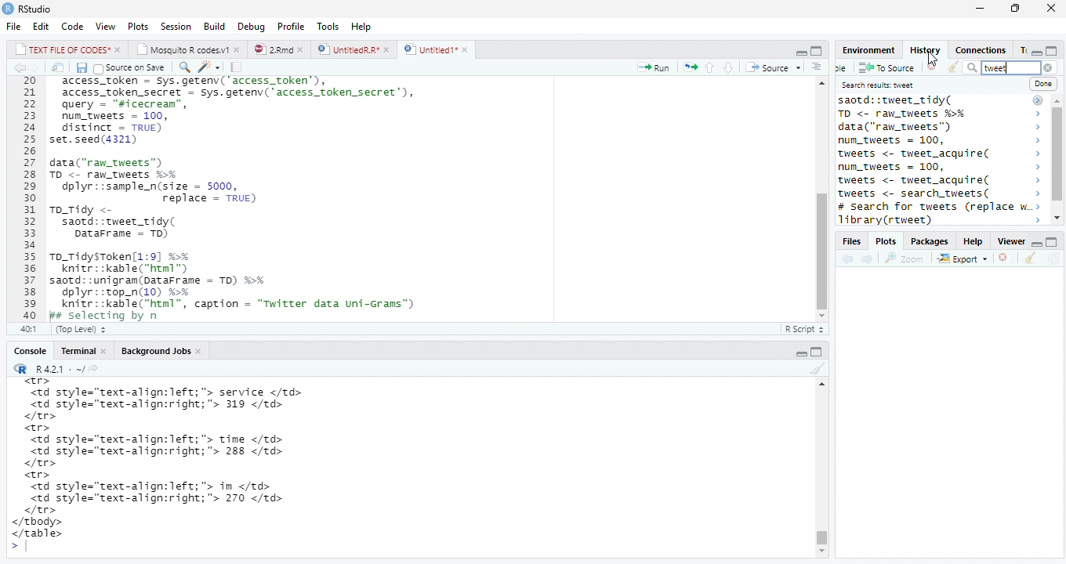  What do you see at coordinates (865, 67) in the screenshot?
I see `save` at bounding box center [865, 67].